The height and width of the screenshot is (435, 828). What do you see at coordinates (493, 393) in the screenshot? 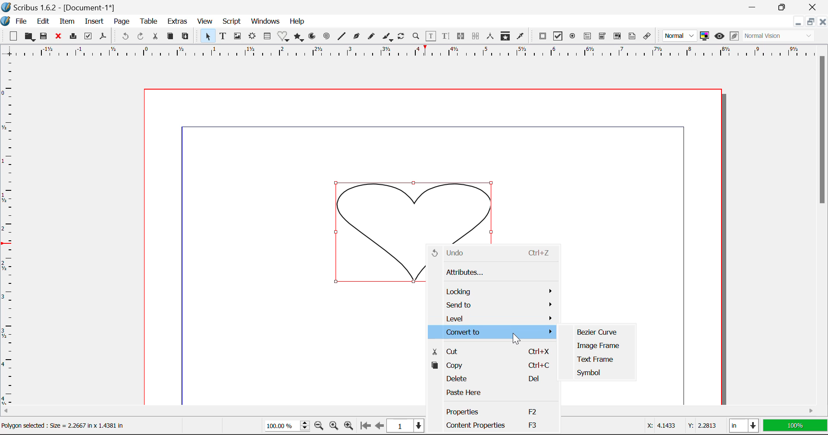
I see `Paste Here` at bounding box center [493, 393].